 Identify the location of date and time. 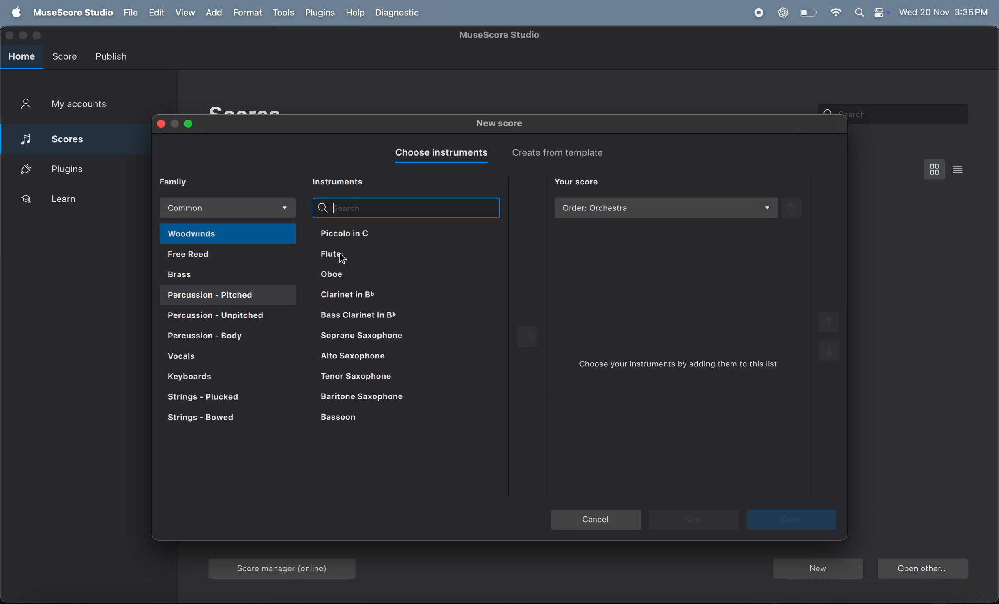
(944, 11).